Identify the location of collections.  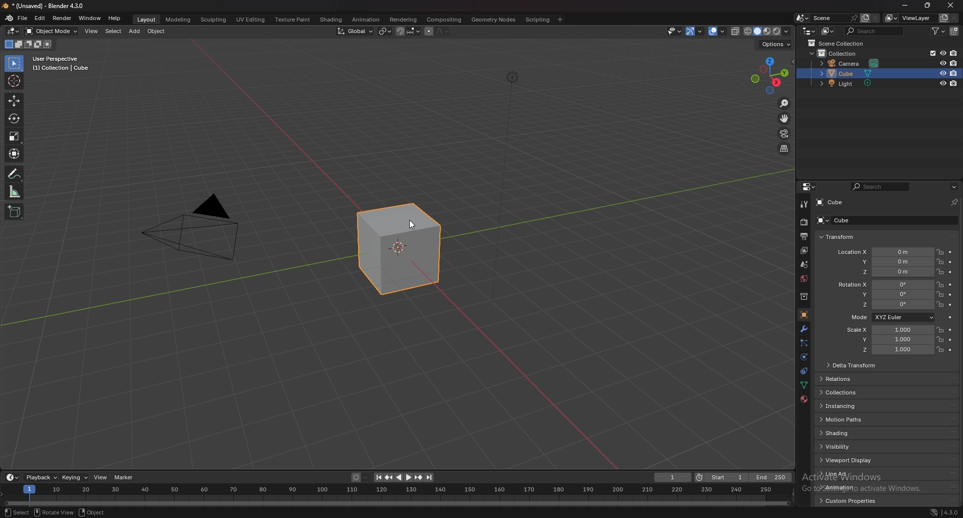
(846, 392).